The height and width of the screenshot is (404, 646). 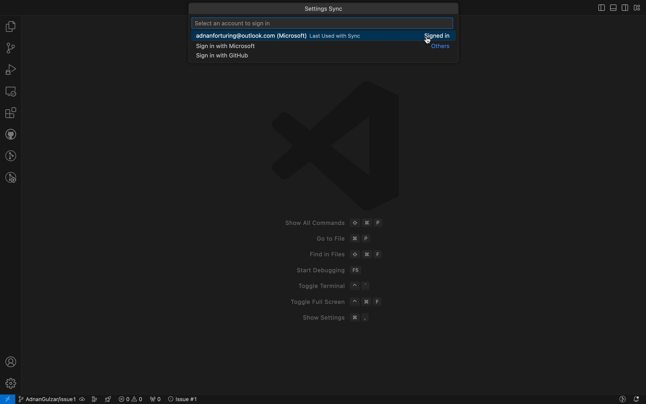 What do you see at coordinates (10, 155) in the screenshot?
I see `gitlens` at bounding box center [10, 155].